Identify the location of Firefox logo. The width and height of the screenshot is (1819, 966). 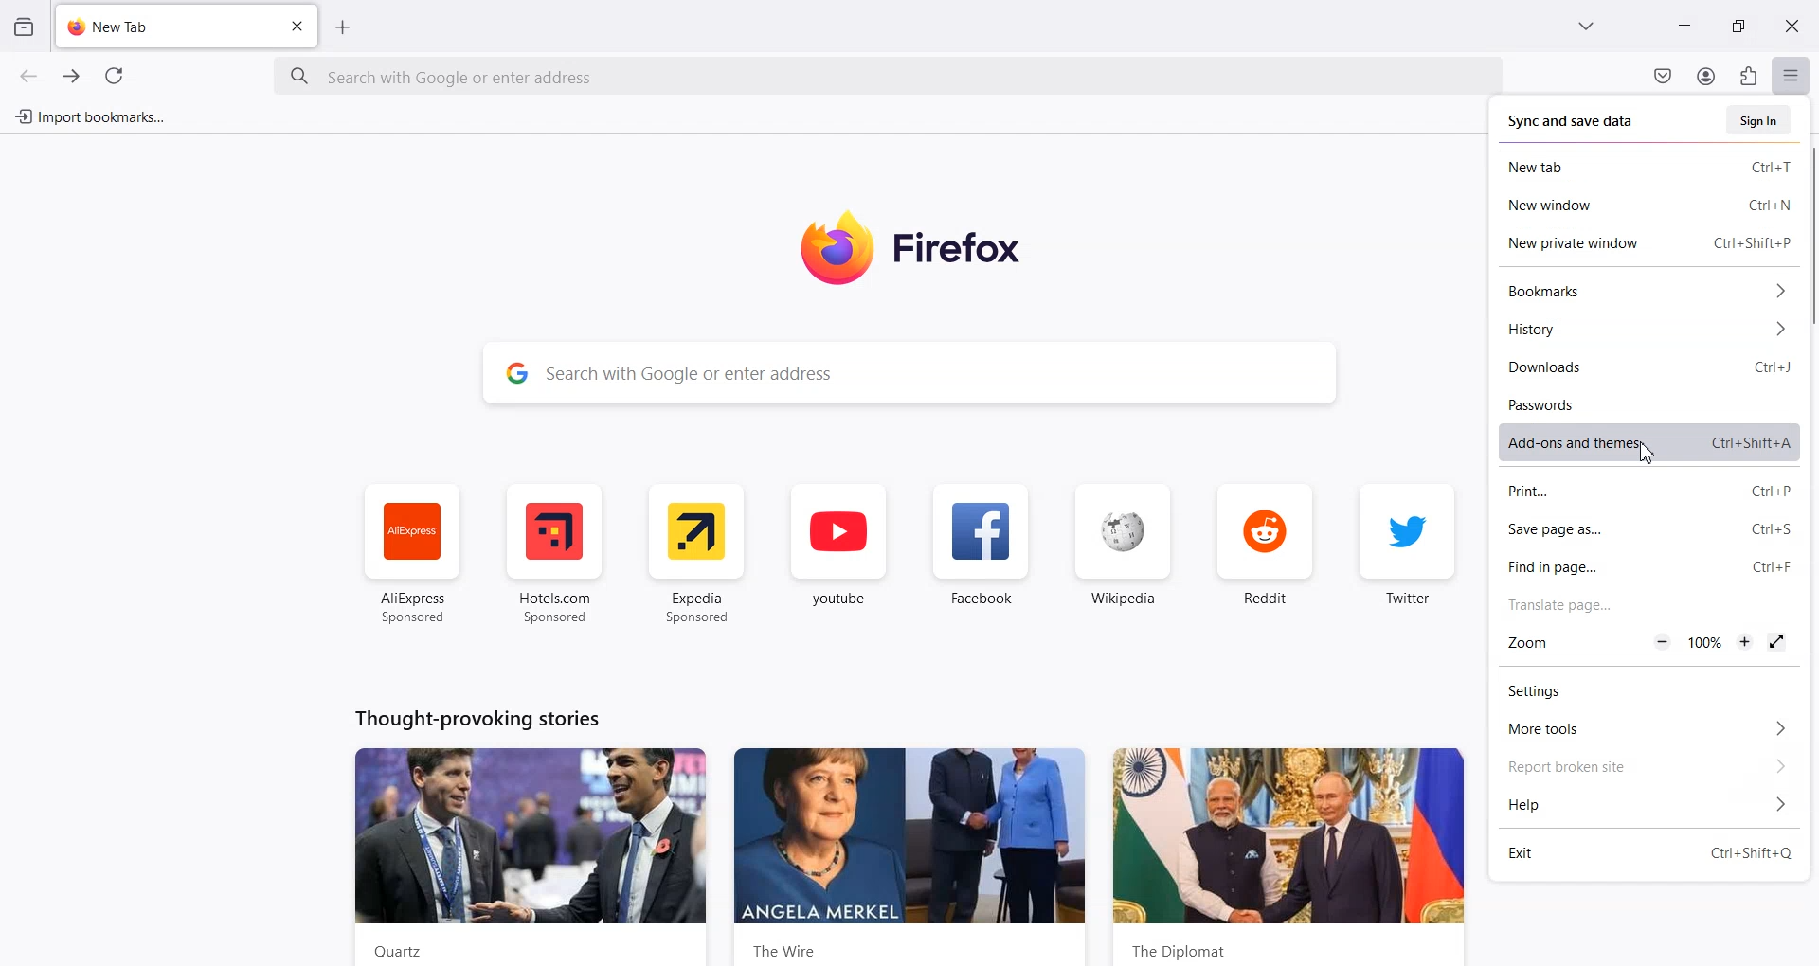
(920, 248).